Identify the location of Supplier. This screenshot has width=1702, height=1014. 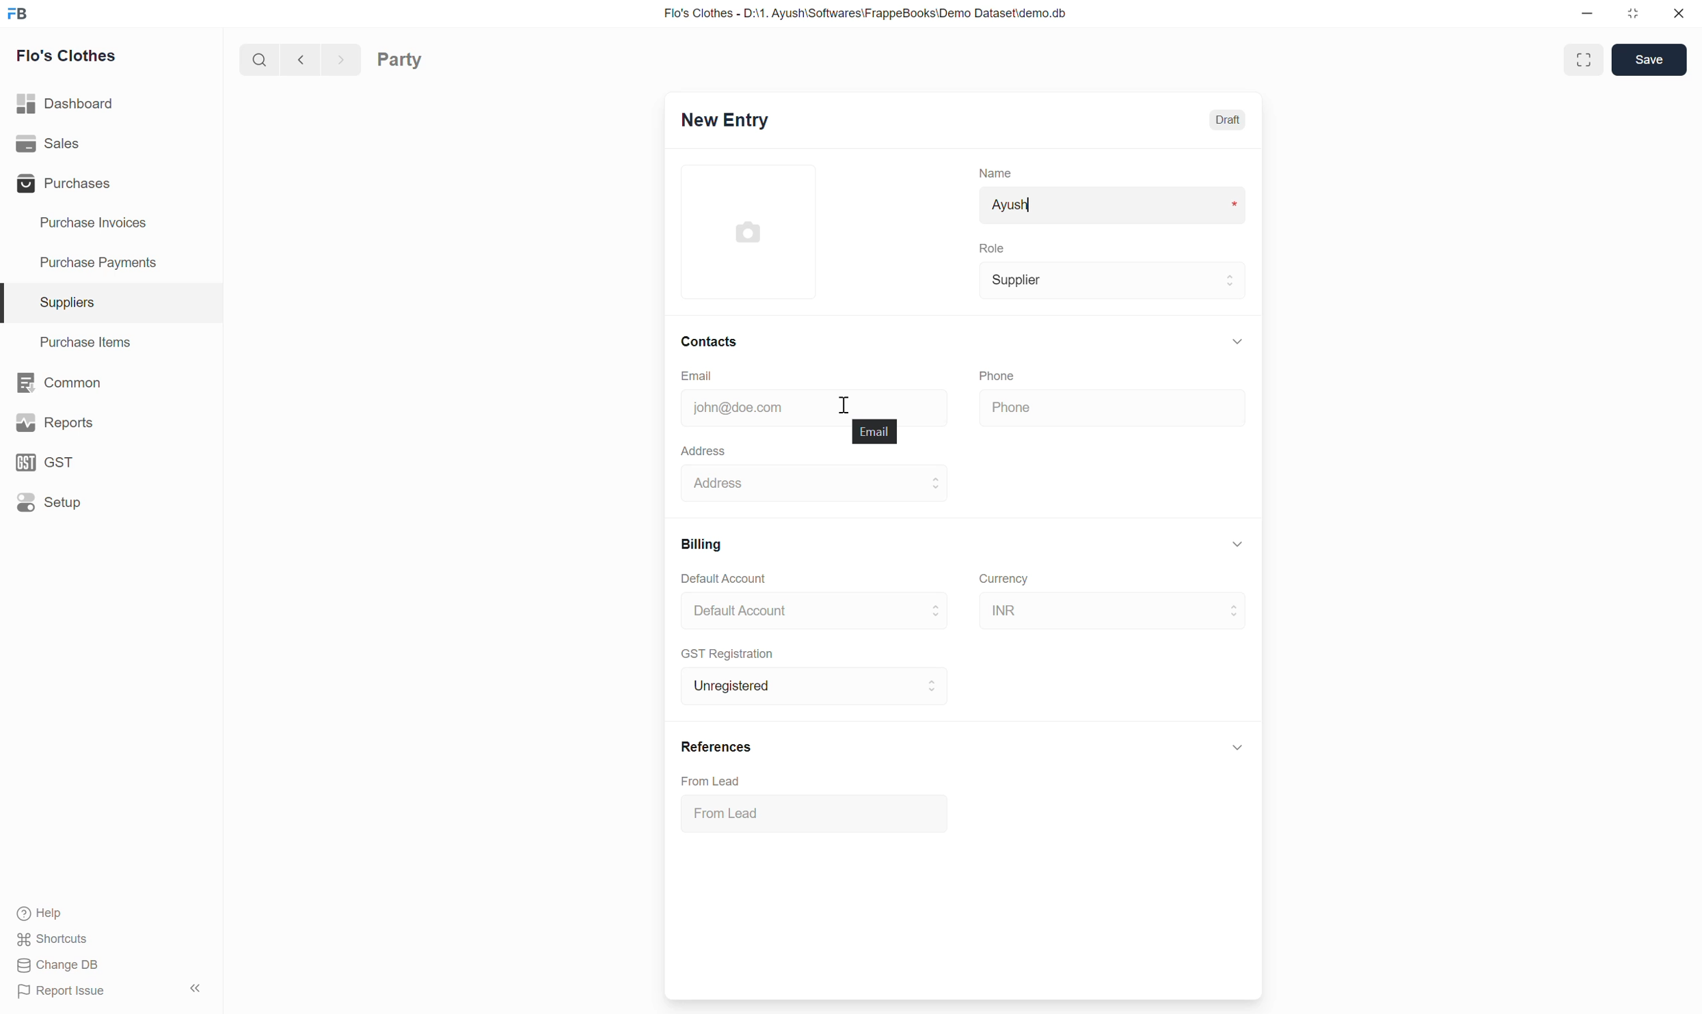
(1112, 280).